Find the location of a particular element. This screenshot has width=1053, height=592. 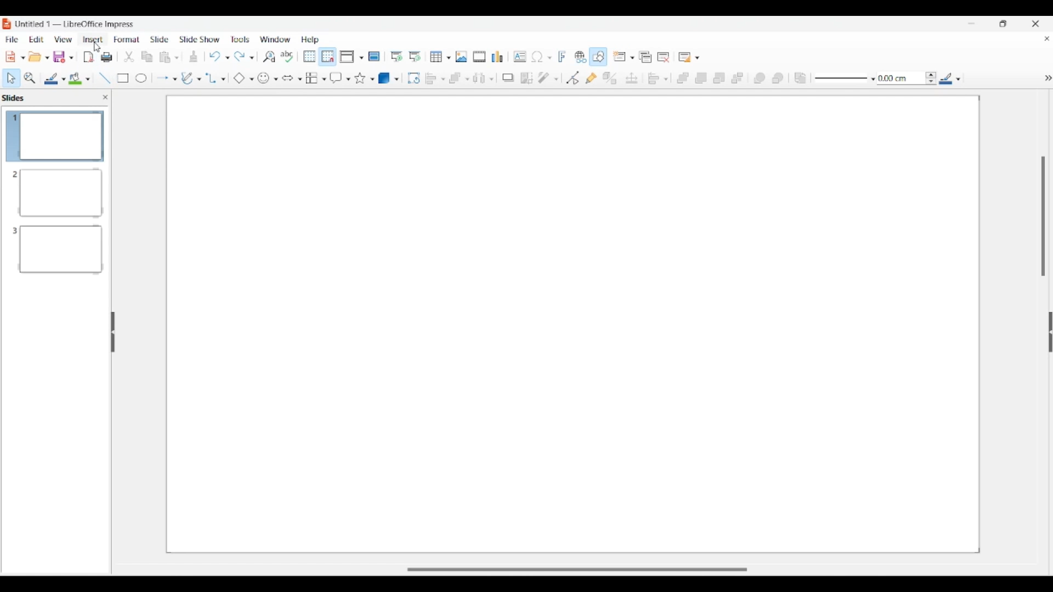

Insert hyperlink is located at coordinates (581, 56).